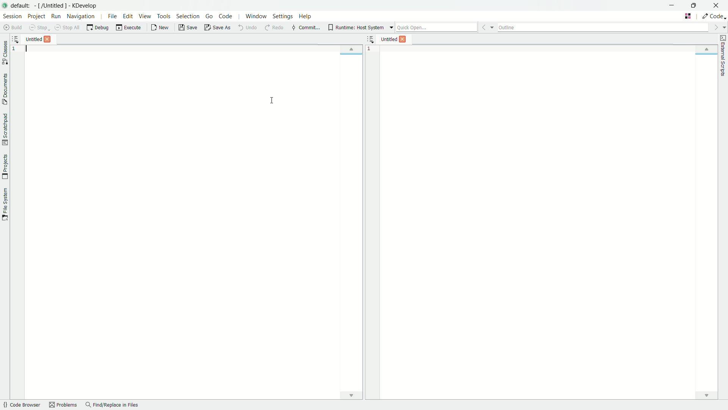 This screenshot has width=728, height=410. I want to click on run menu, so click(56, 16).